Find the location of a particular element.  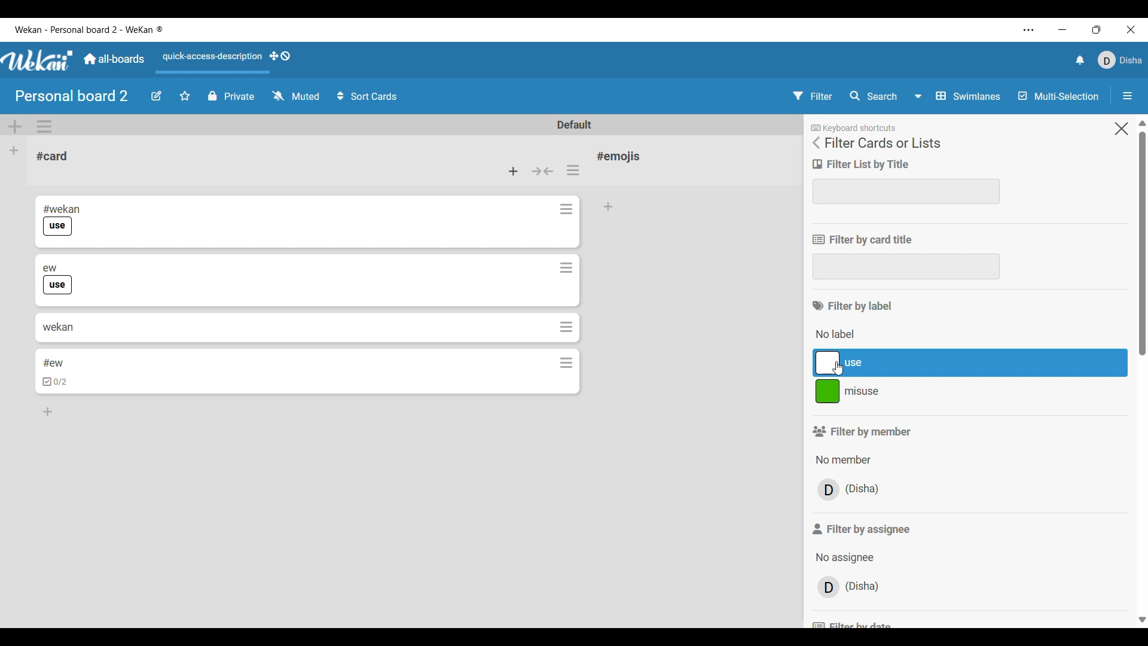

Go back is located at coordinates (816, 143).